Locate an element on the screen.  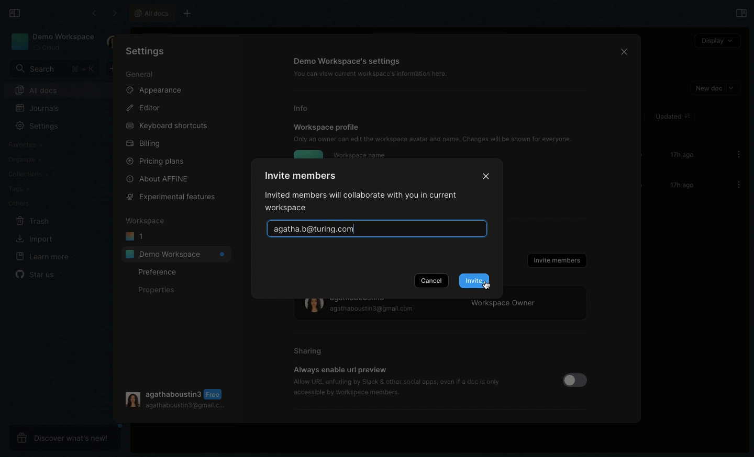
Toggle is located at coordinates (573, 381).